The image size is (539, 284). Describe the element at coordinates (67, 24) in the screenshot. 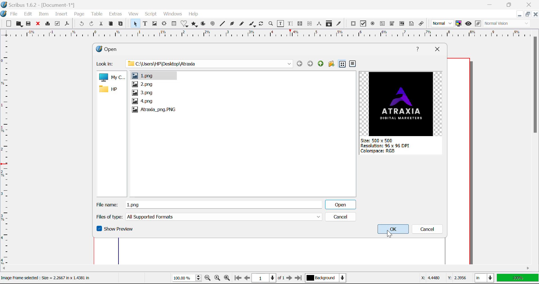

I see `Save as Pdf` at that location.